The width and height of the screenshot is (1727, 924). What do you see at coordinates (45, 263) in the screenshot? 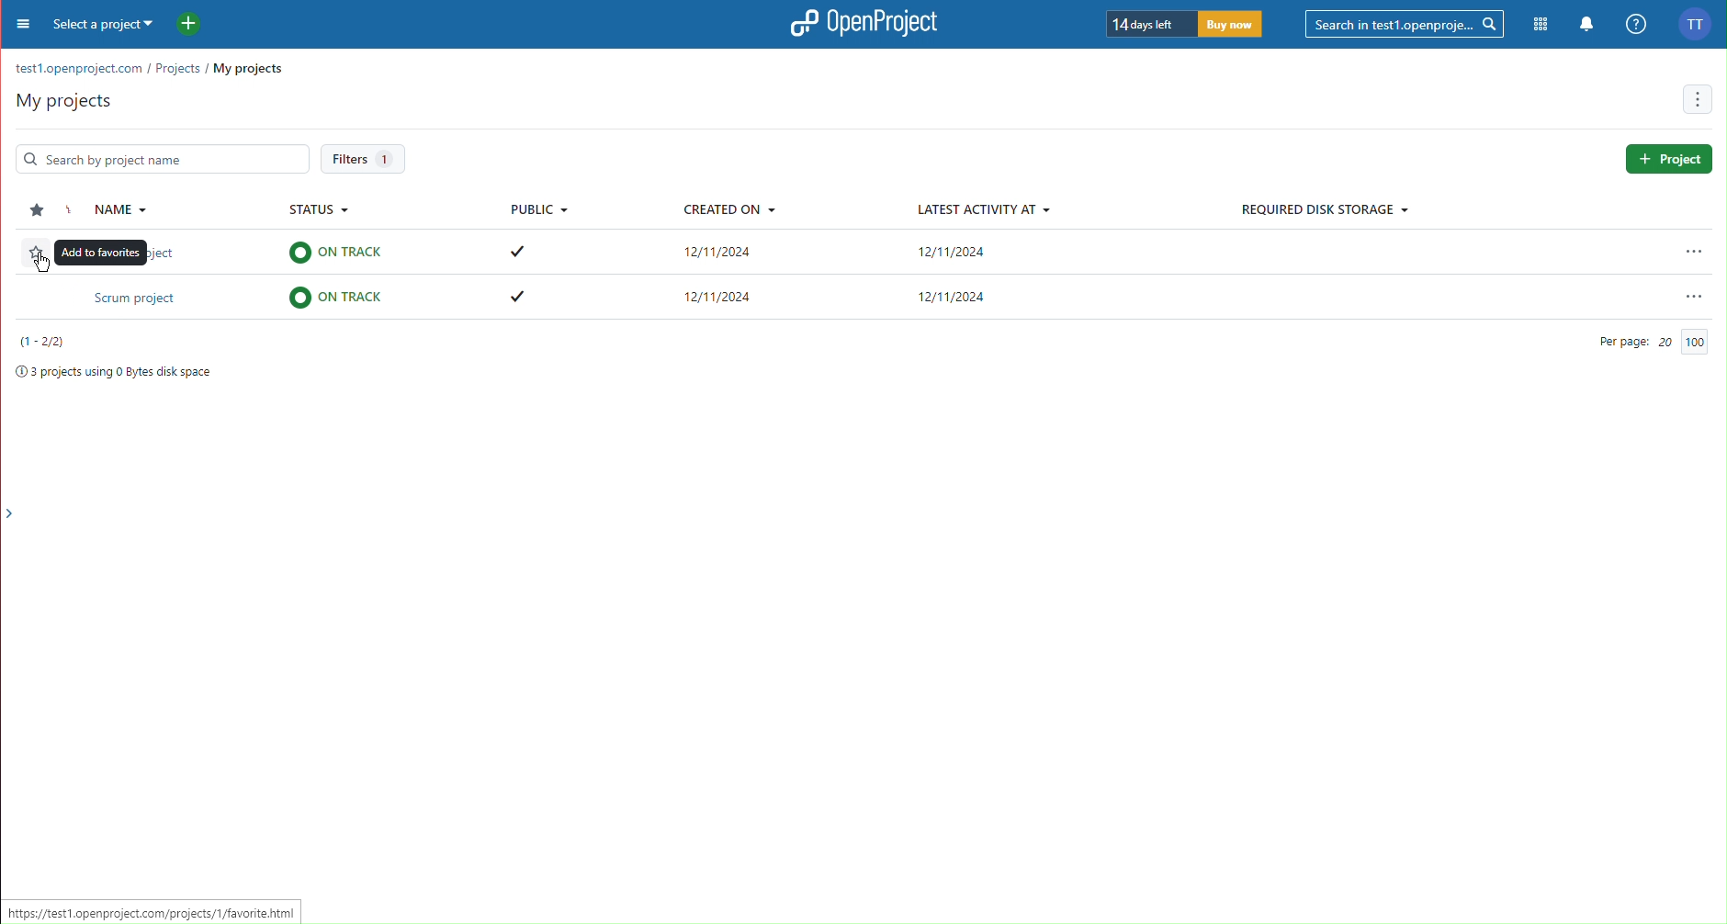
I see `cursor` at bounding box center [45, 263].